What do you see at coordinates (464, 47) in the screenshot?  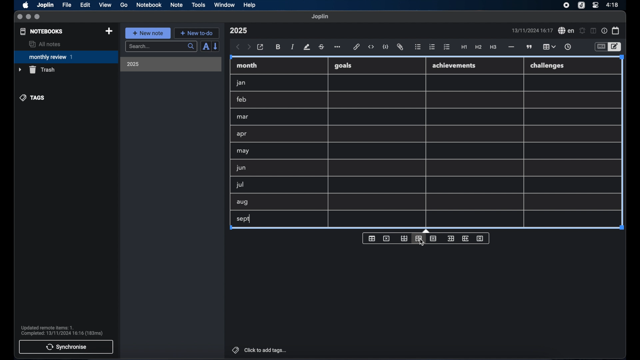 I see `heading 1` at bounding box center [464, 47].